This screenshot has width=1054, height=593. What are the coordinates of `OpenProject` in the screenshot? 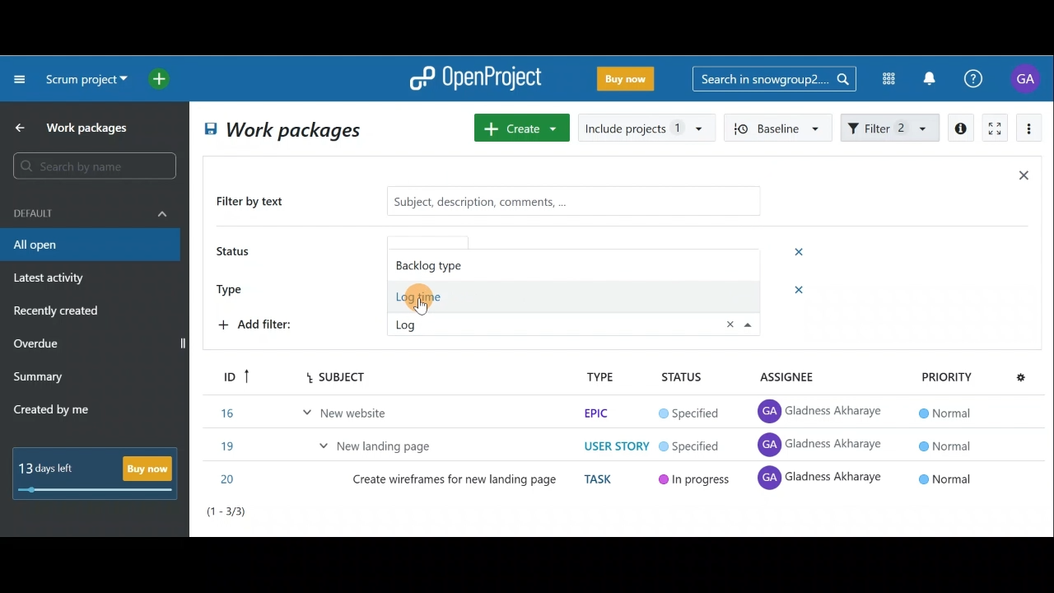 It's located at (475, 80).